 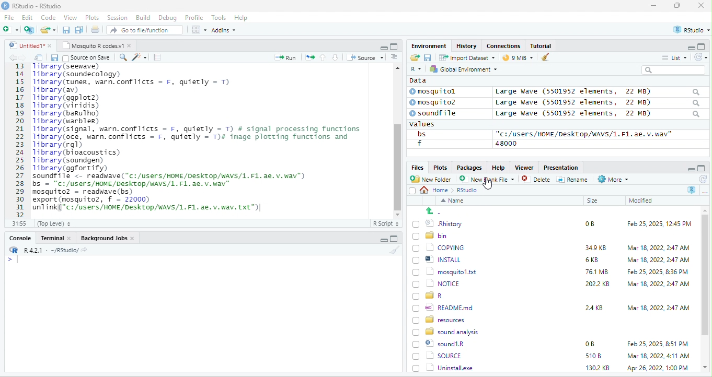 I want to click on f, so click(x=419, y=144).